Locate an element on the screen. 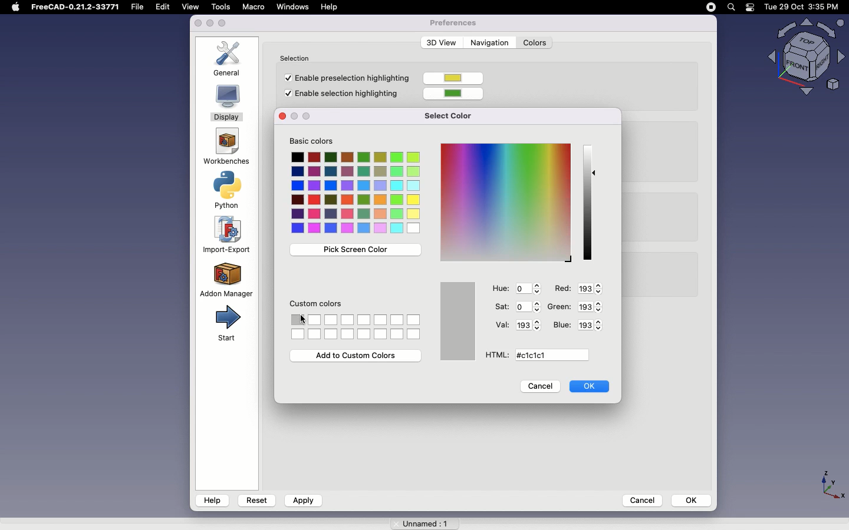 The image size is (849, 530). Unnamed 1 is located at coordinates (420, 521).